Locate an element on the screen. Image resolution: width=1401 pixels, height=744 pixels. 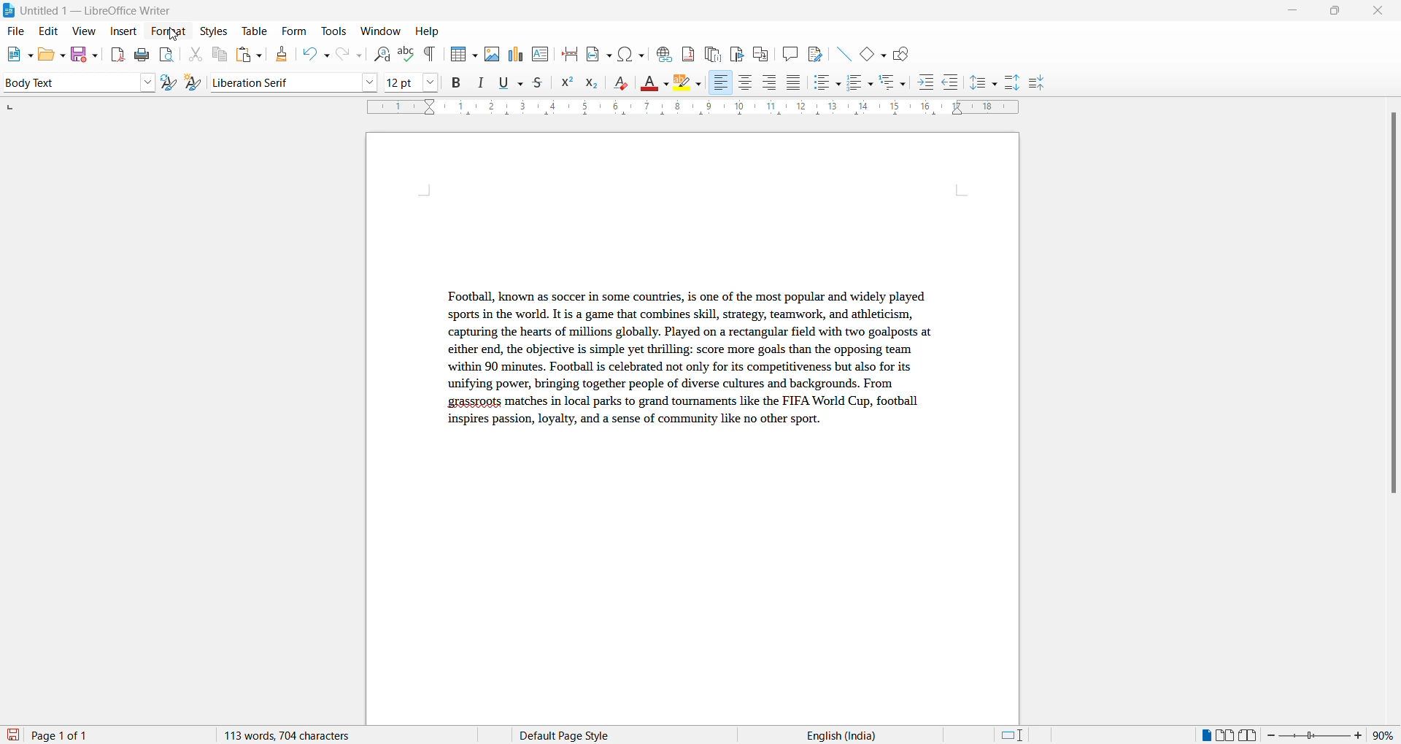
strike through is located at coordinates (544, 83).